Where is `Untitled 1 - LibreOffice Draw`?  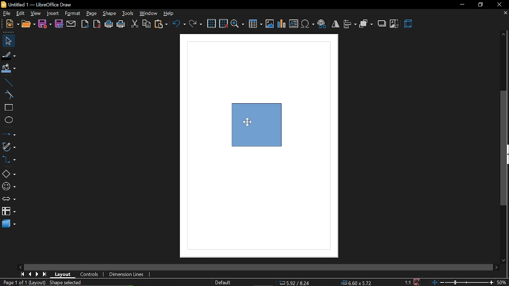
Untitled 1 - LibreOffice Draw is located at coordinates (40, 4).